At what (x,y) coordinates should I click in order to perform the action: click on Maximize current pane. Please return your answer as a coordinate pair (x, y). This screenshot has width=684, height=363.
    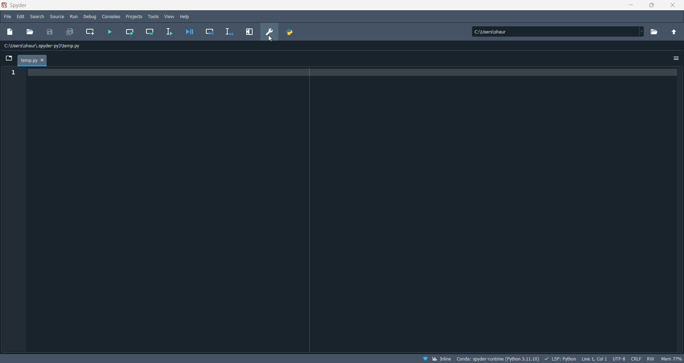
    Looking at the image, I should click on (249, 32).